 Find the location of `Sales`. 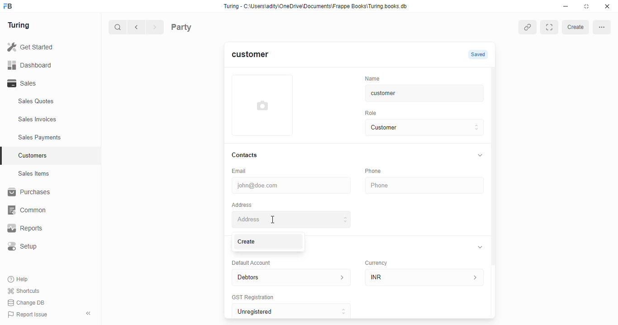

Sales is located at coordinates (44, 83).